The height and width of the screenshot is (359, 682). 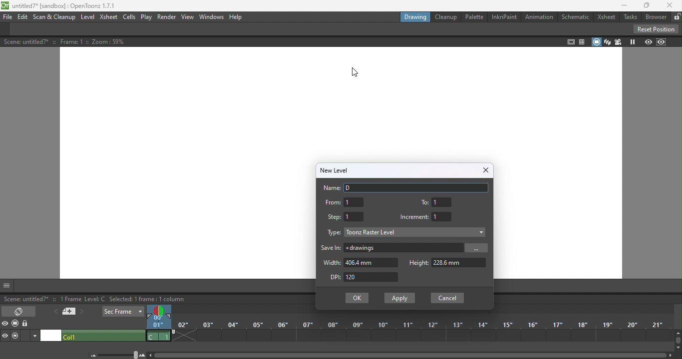 What do you see at coordinates (484, 170) in the screenshot?
I see `Close` at bounding box center [484, 170].